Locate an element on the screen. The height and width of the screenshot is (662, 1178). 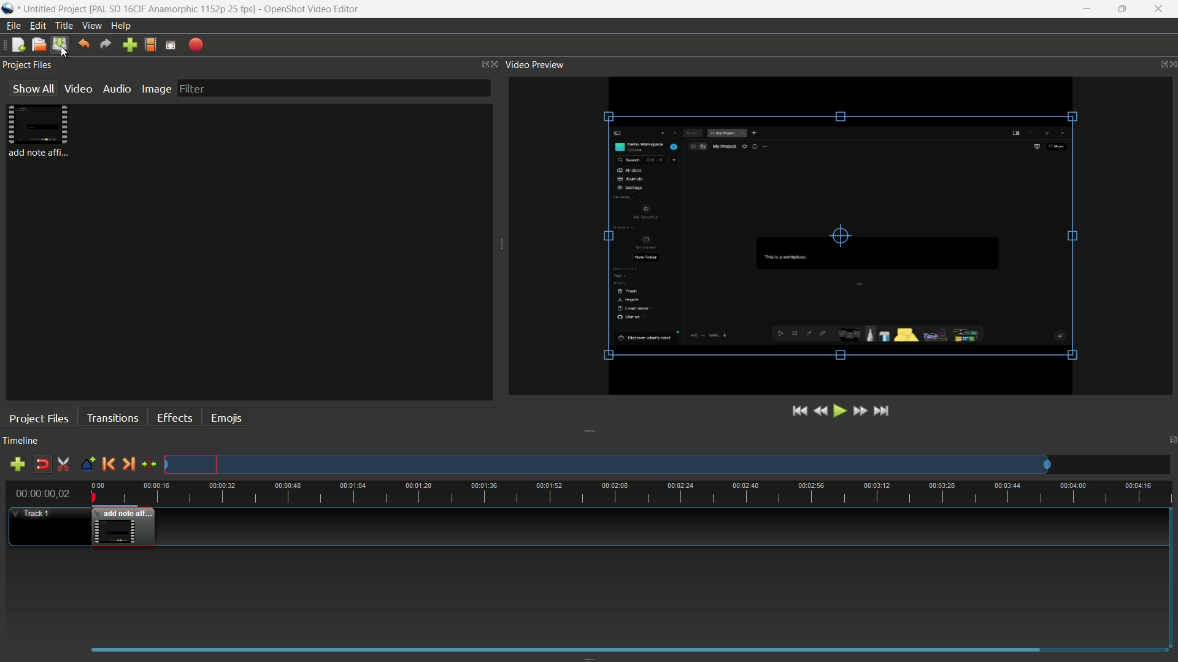
project files is located at coordinates (42, 132).